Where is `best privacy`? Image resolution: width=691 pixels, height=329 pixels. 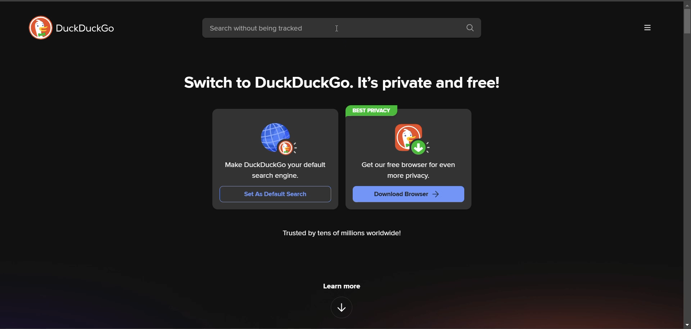 best privacy is located at coordinates (373, 111).